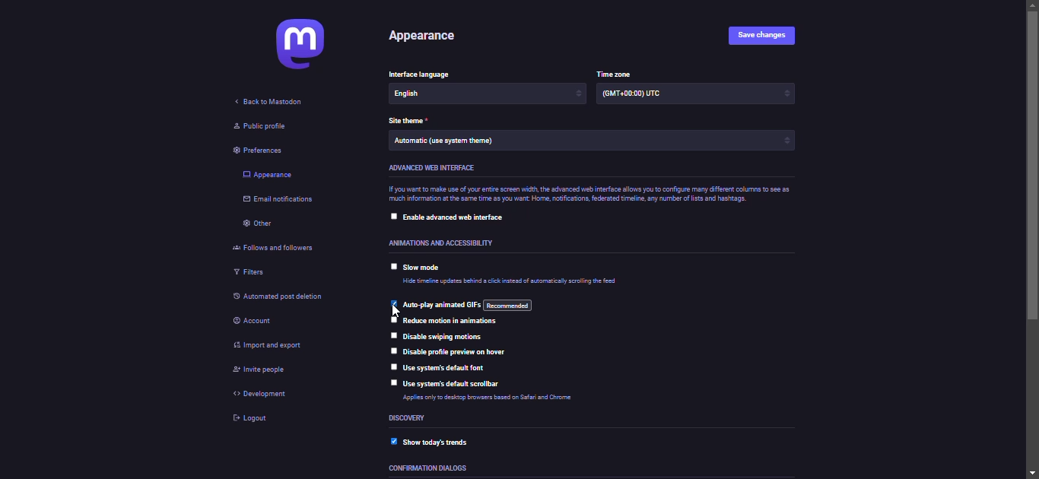 This screenshot has width=1039, height=479. What do you see at coordinates (447, 243) in the screenshot?
I see `accessibility` at bounding box center [447, 243].